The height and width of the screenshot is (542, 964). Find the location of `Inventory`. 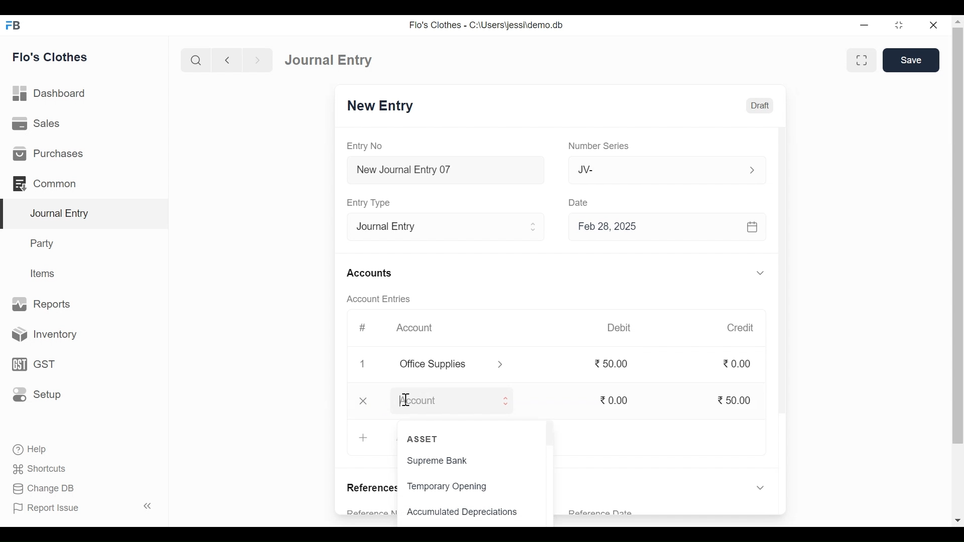

Inventory is located at coordinates (41, 335).